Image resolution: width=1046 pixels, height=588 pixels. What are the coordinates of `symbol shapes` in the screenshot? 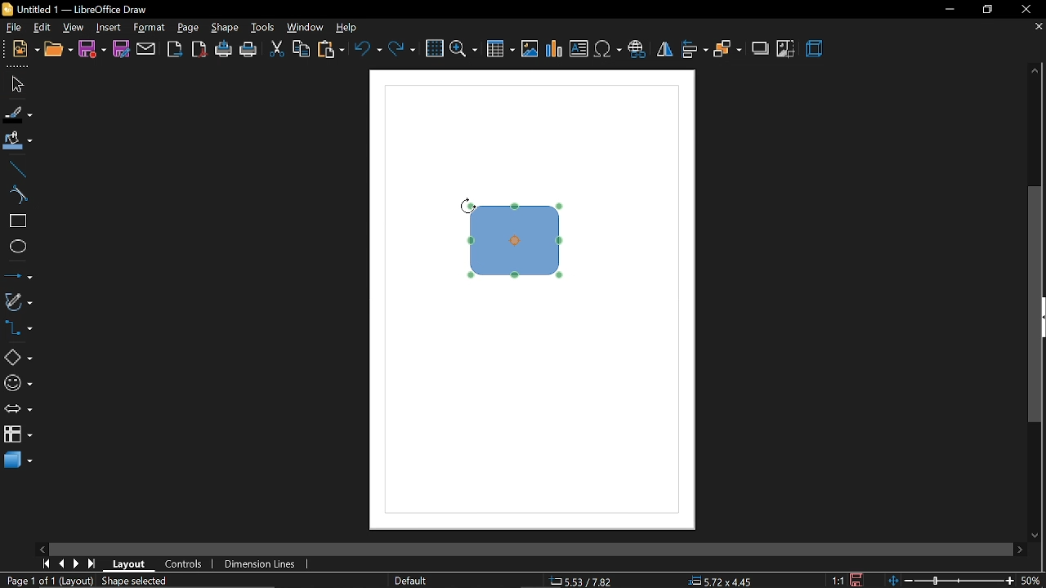 It's located at (17, 383).